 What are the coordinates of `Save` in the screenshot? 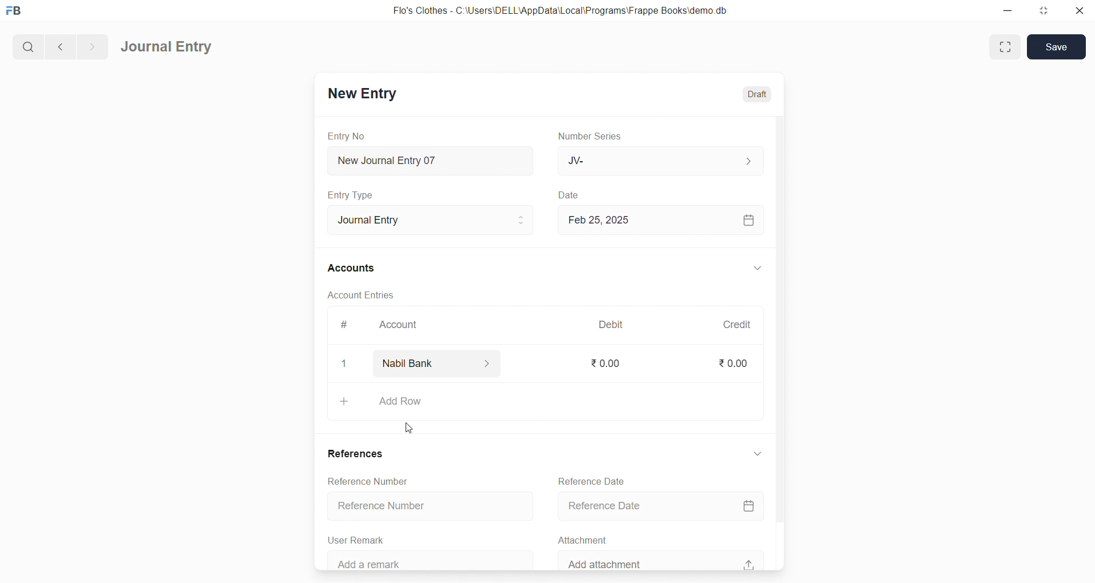 It's located at (1057, 47).